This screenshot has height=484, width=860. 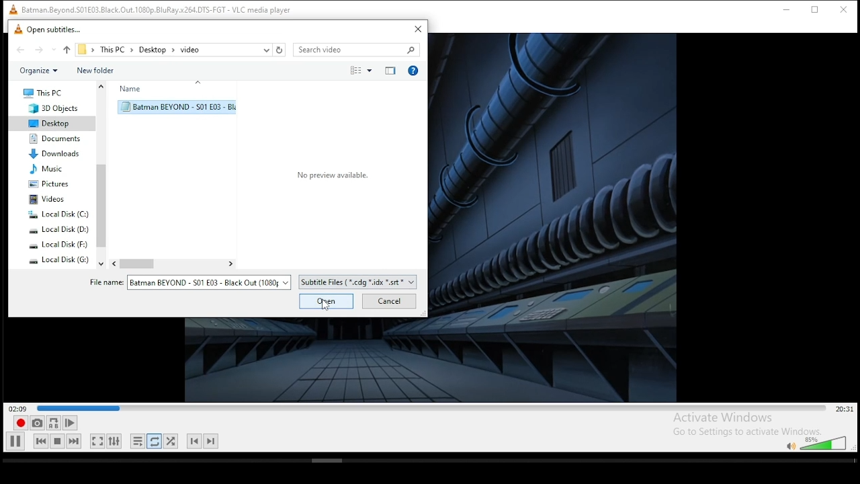 I want to click on name, so click(x=130, y=89).